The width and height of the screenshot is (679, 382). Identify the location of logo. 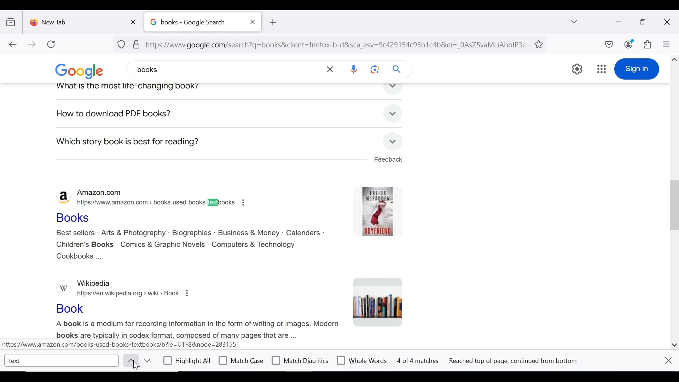
(62, 196).